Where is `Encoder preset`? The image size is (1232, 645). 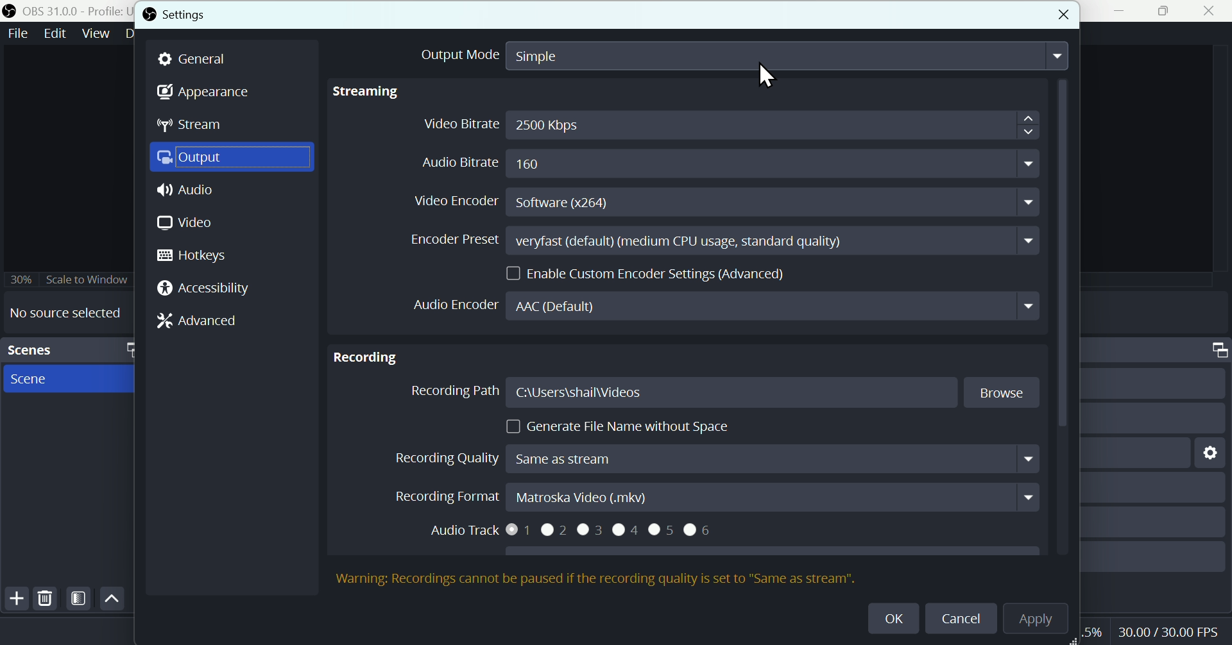 Encoder preset is located at coordinates (712, 240).